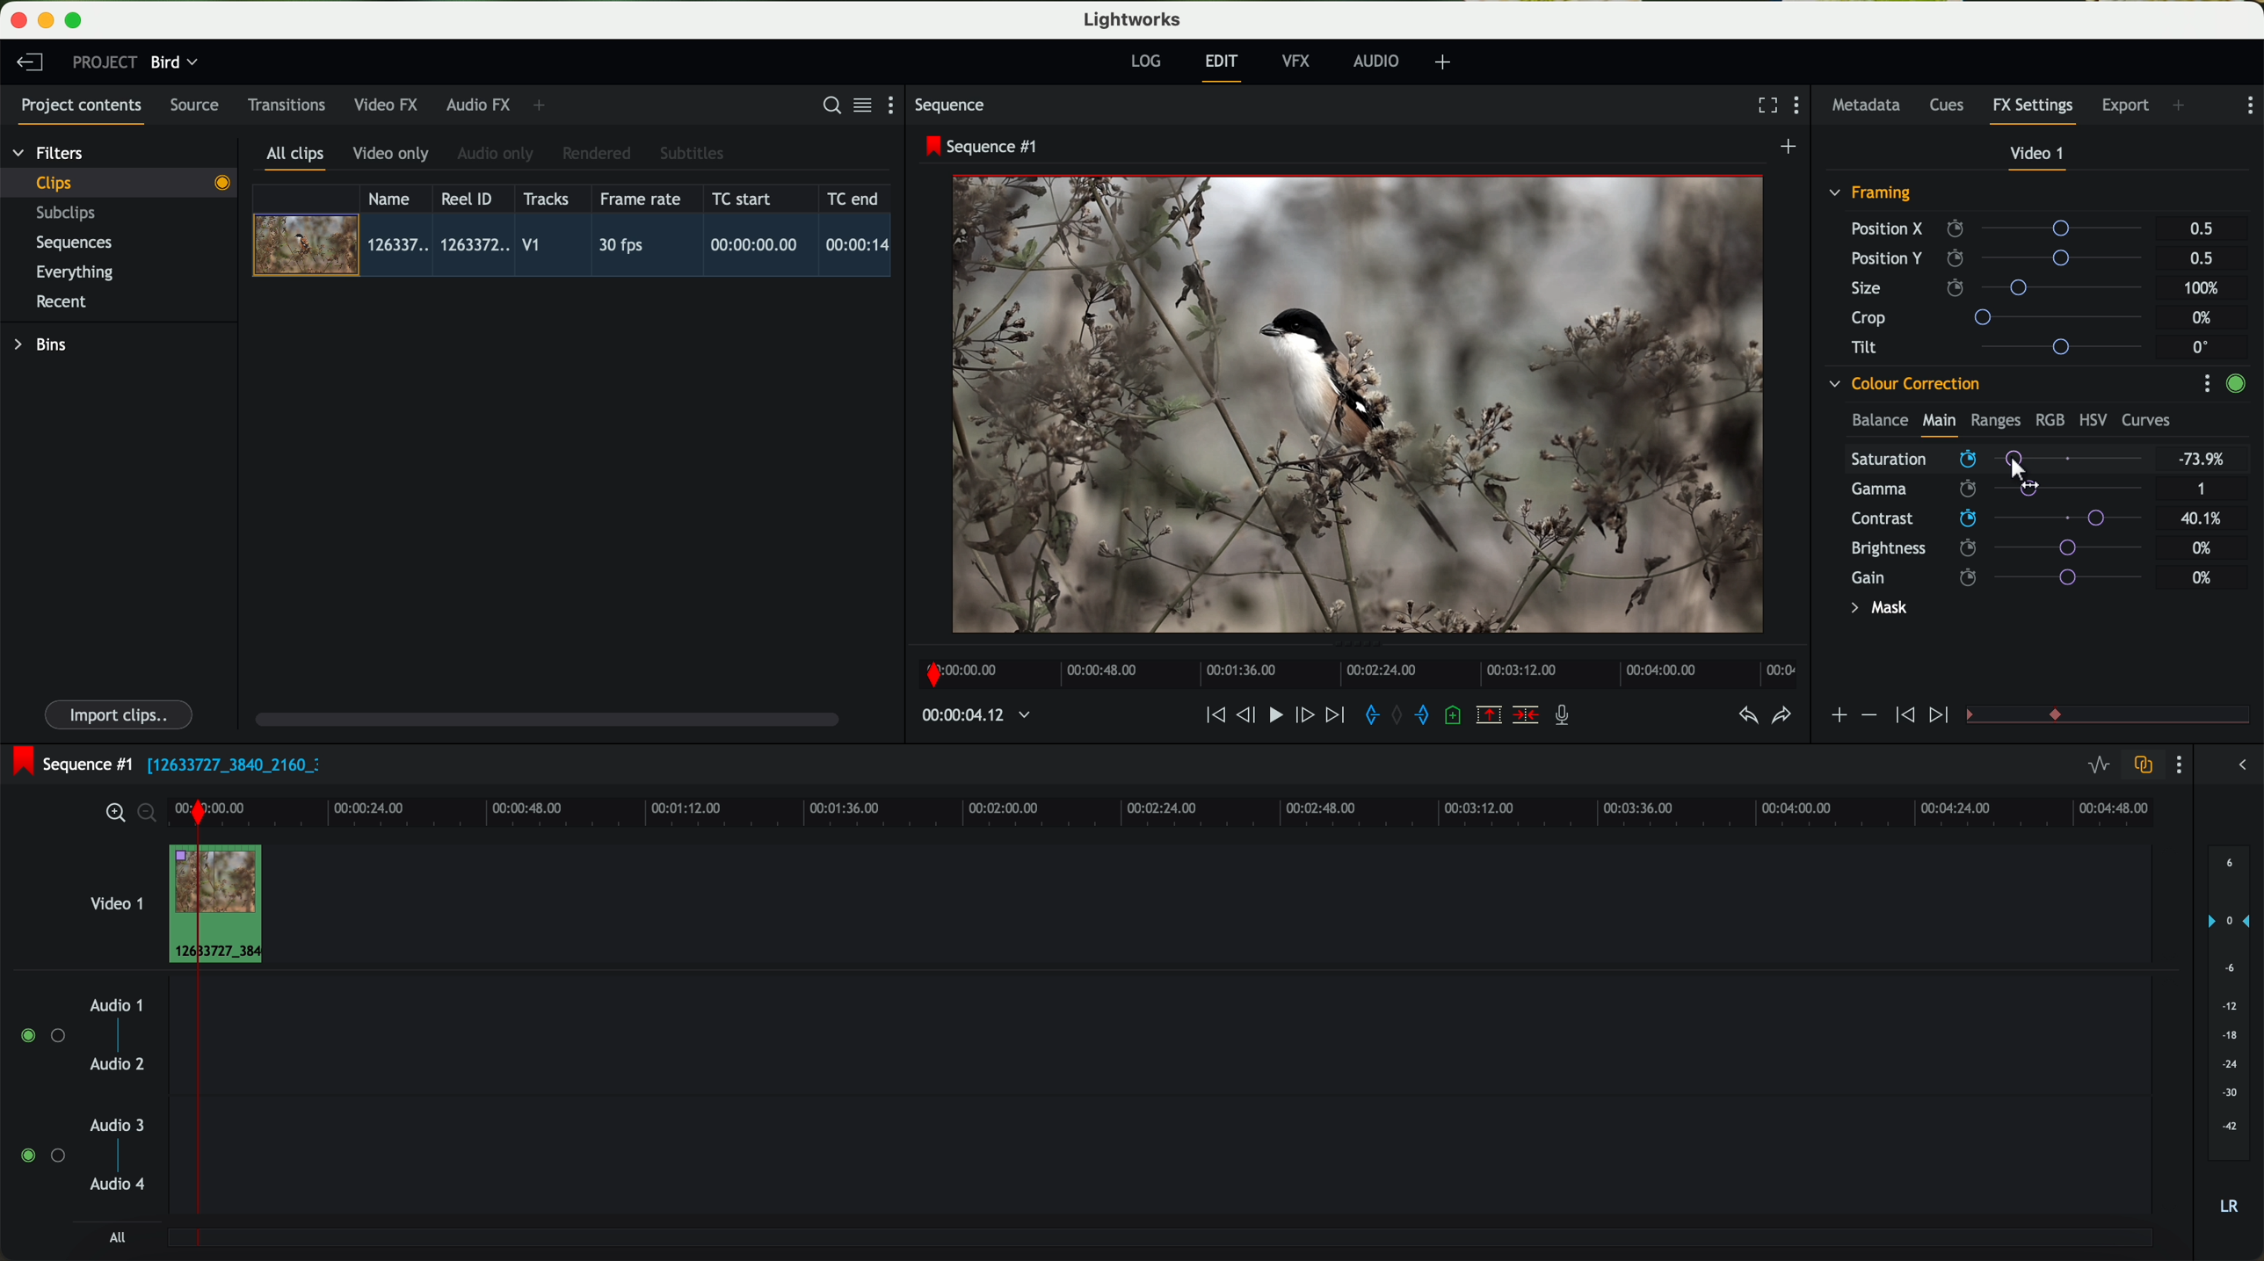 This screenshot has height=1261, width=2264. What do you see at coordinates (149, 815) in the screenshot?
I see `zoom out` at bounding box center [149, 815].